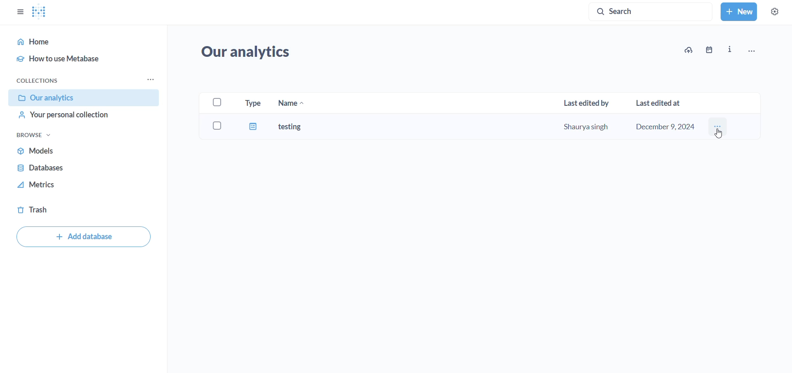  Describe the element at coordinates (38, 80) in the screenshot. I see `collections` at that location.